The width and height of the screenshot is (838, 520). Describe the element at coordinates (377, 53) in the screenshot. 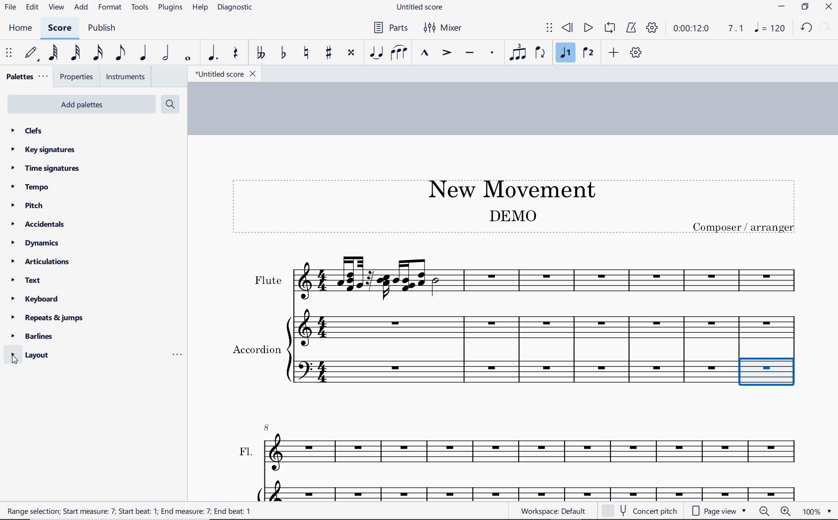

I see `tie` at that location.